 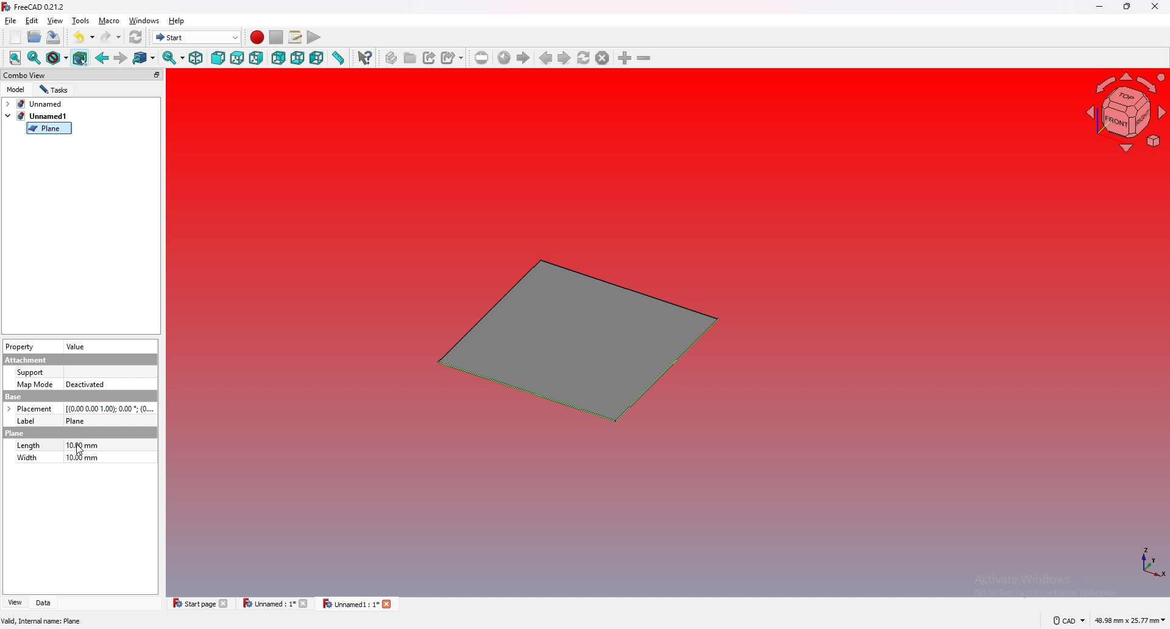 What do you see at coordinates (278, 59) in the screenshot?
I see `rear` at bounding box center [278, 59].